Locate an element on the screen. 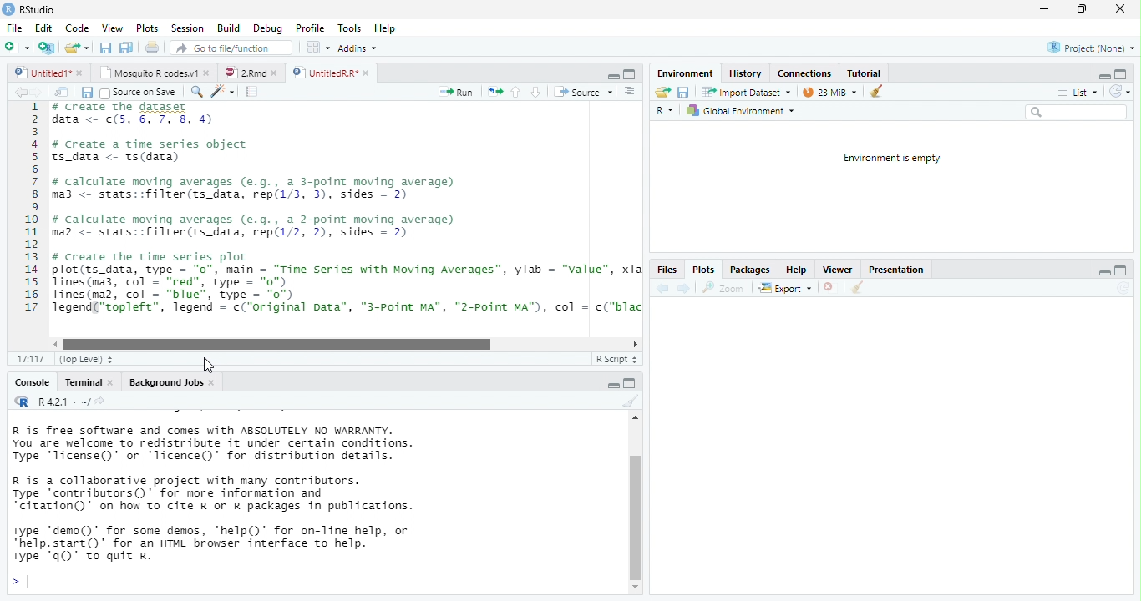  clear is located at coordinates (856, 289).